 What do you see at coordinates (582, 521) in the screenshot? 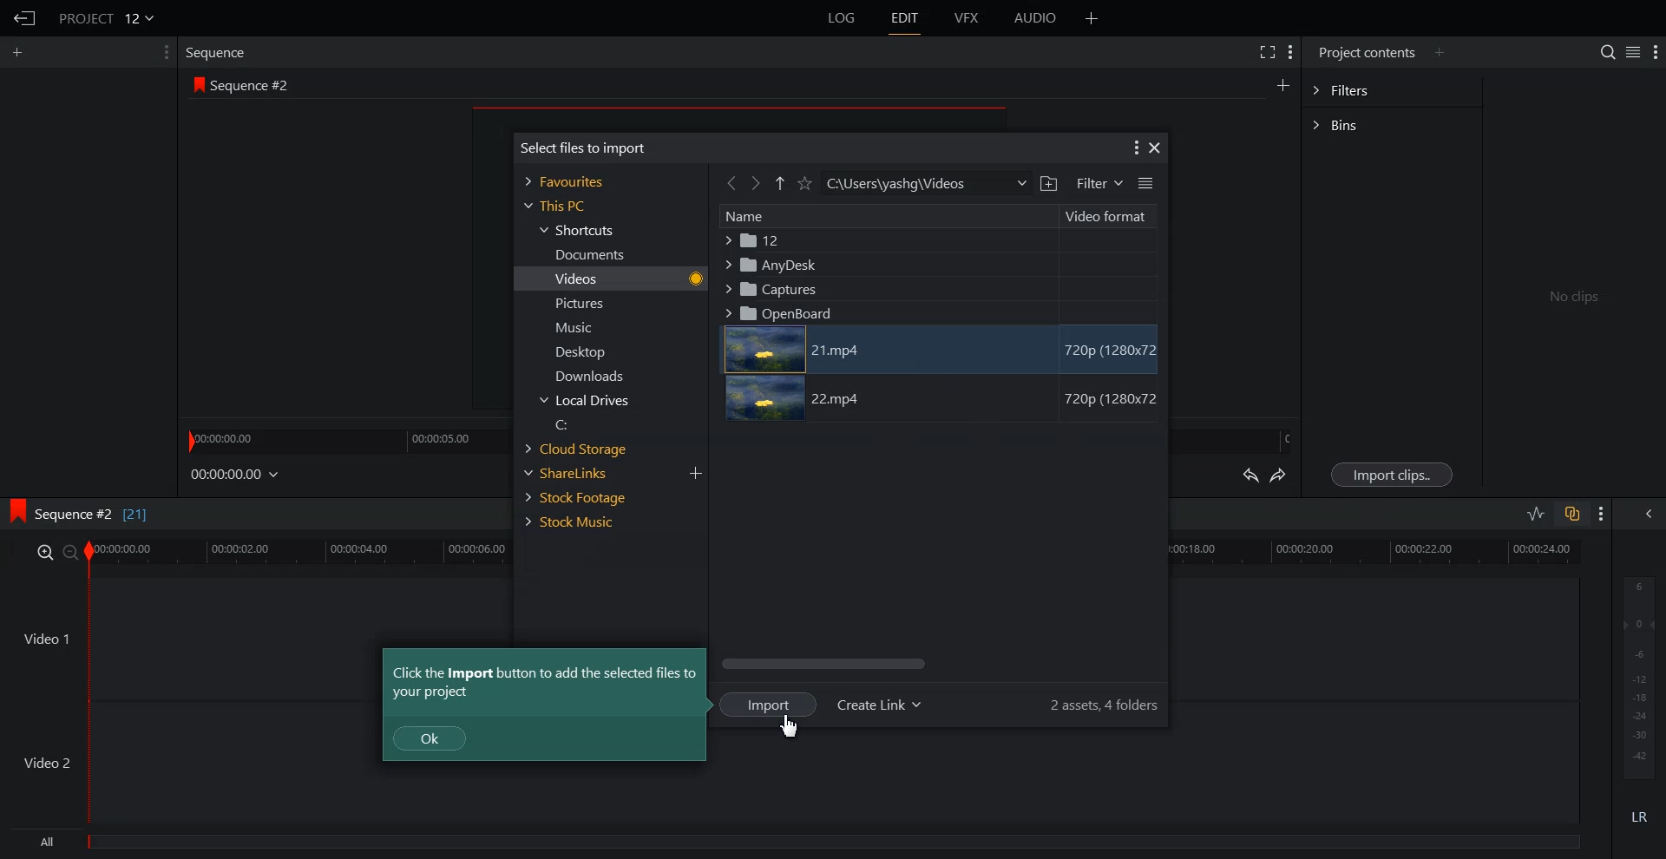
I see `Stock Music` at bounding box center [582, 521].